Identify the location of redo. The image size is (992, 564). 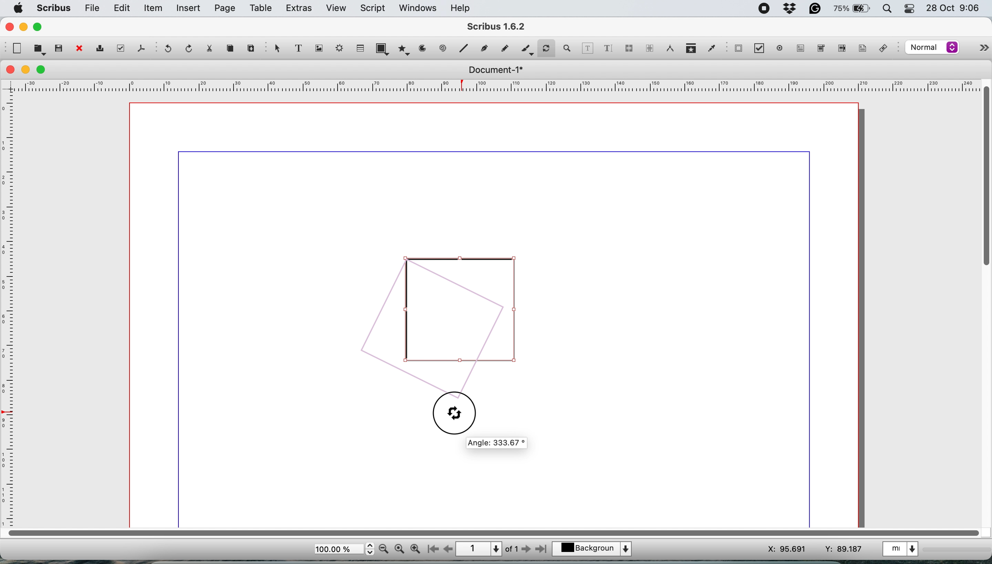
(190, 48).